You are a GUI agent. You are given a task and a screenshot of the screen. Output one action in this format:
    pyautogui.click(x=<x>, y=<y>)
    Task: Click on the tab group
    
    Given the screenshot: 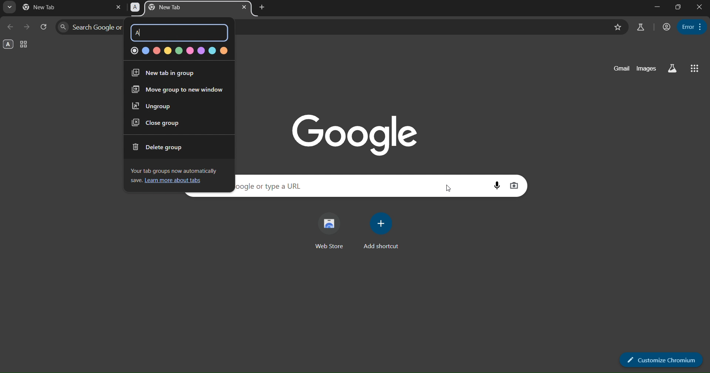 What is the action you would take?
    pyautogui.click(x=22, y=44)
    